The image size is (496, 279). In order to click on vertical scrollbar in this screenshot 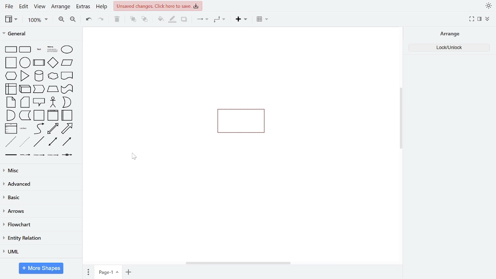, I will do `click(402, 119)`.